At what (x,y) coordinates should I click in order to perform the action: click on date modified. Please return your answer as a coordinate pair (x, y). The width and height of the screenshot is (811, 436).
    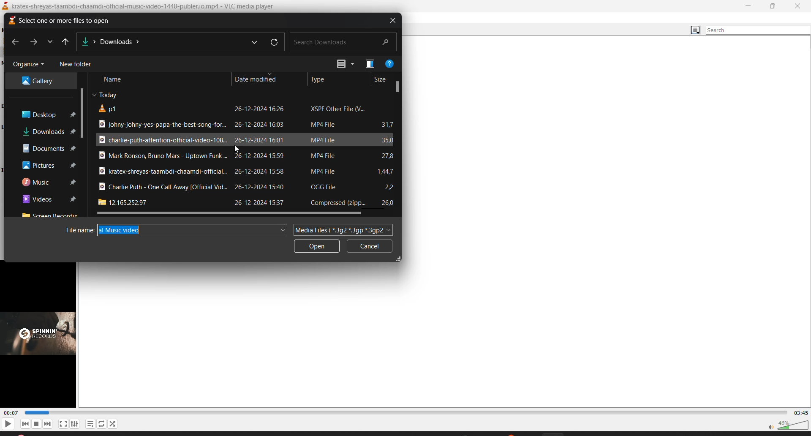
    Looking at the image, I should click on (271, 139).